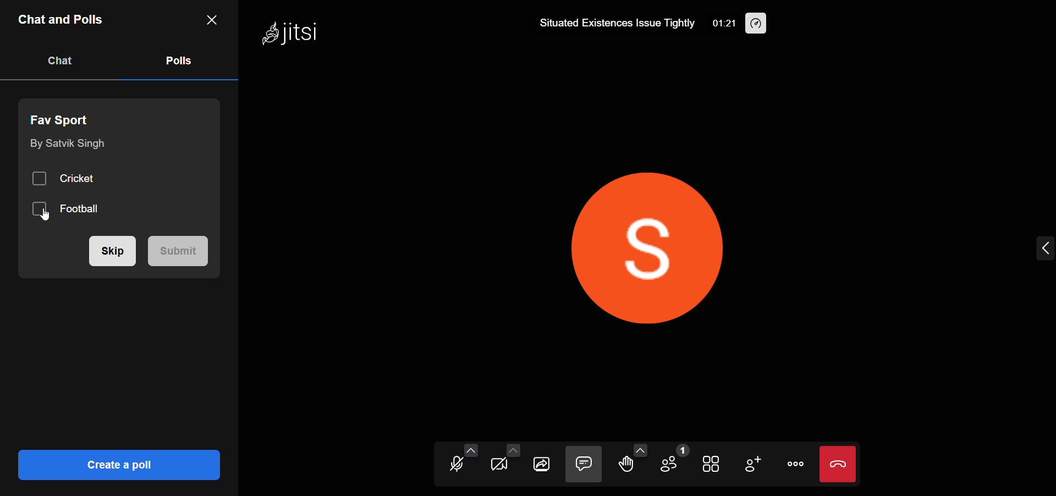 The image size is (1056, 496). What do you see at coordinates (211, 20) in the screenshot?
I see `close` at bounding box center [211, 20].